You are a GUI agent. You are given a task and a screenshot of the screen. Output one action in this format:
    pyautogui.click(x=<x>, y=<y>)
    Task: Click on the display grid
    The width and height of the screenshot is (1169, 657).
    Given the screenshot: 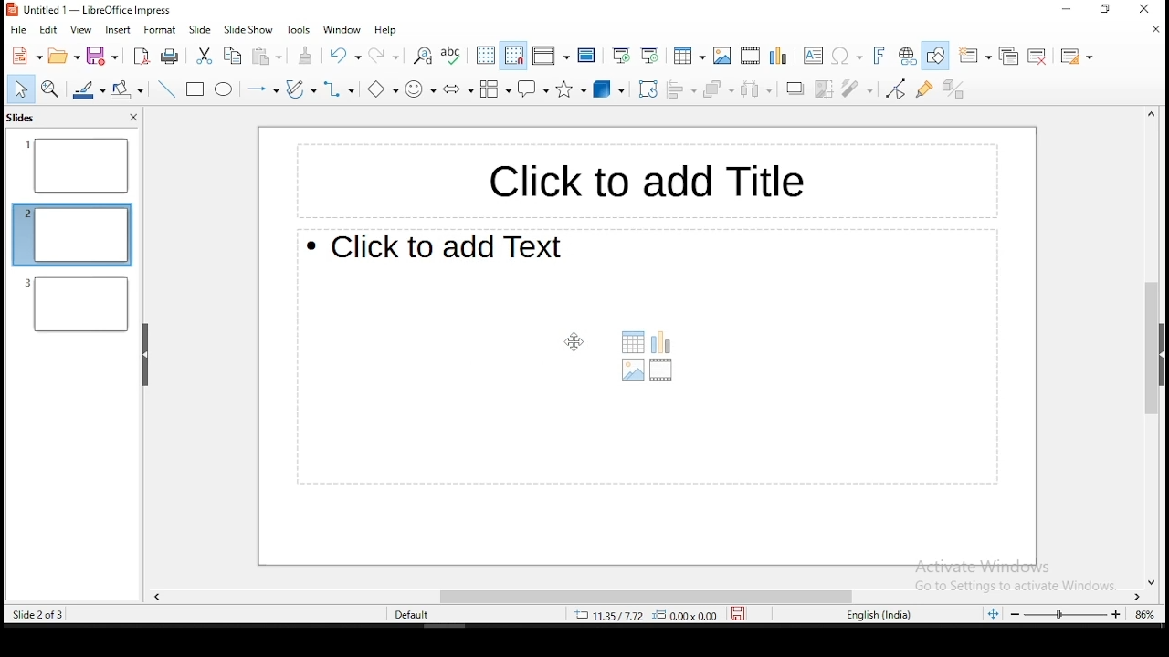 What is the action you would take?
    pyautogui.click(x=486, y=57)
    